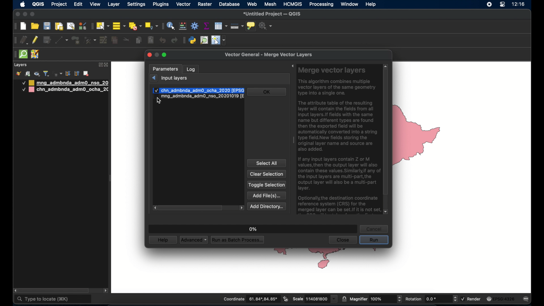 The height and width of the screenshot is (306, 544). Describe the element at coordinates (47, 26) in the screenshot. I see `save project` at that location.